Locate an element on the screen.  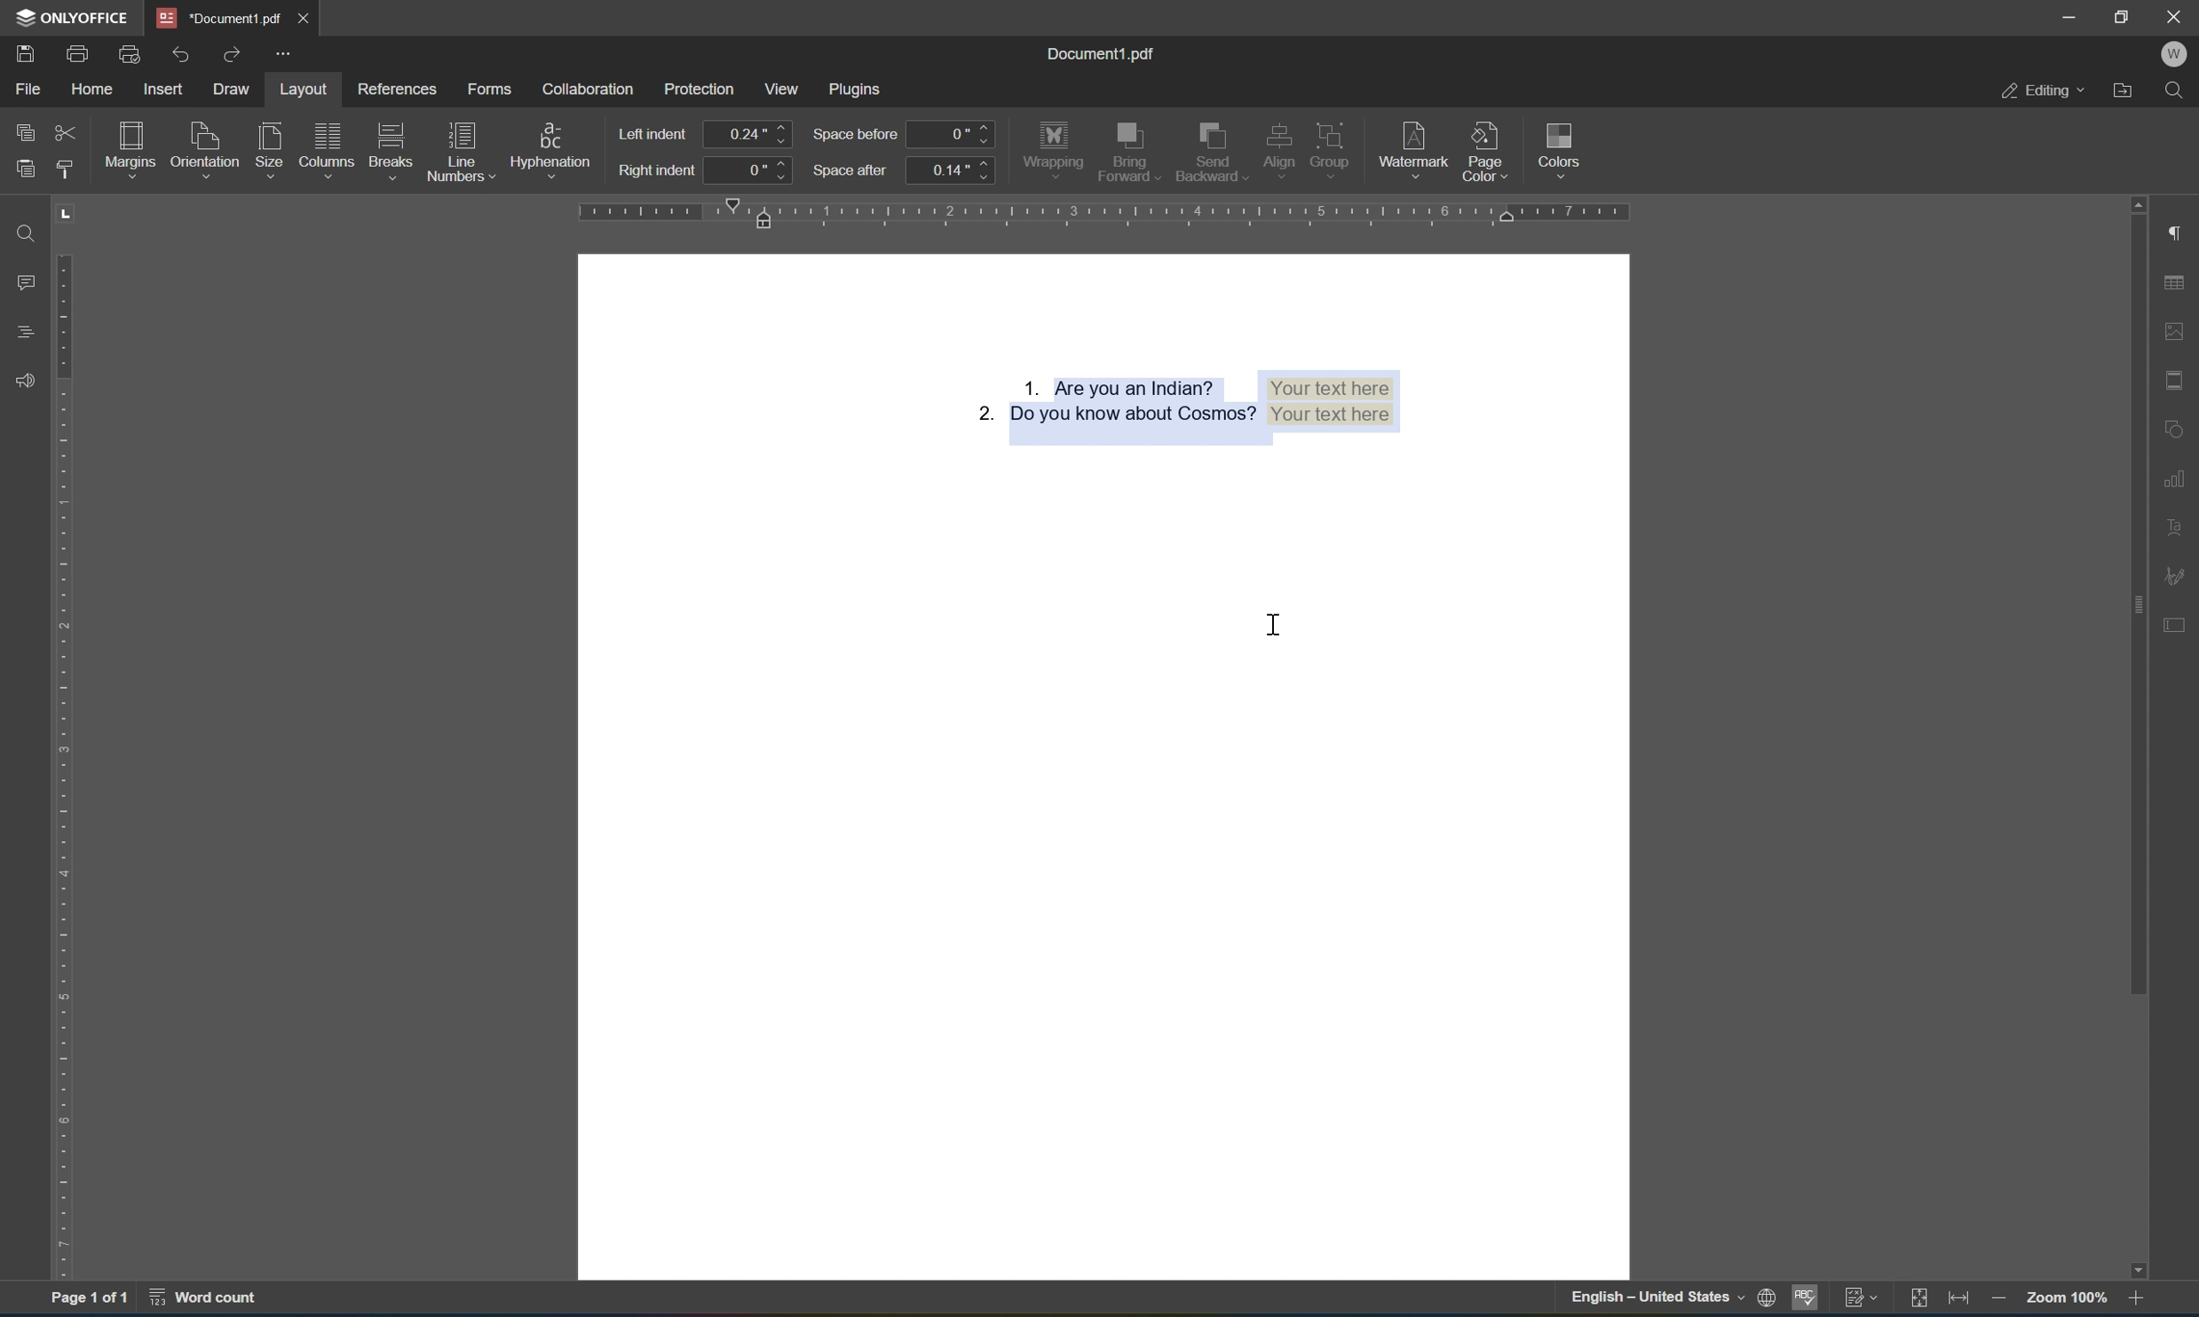
fit to slide is located at coordinates (1915, 1299).